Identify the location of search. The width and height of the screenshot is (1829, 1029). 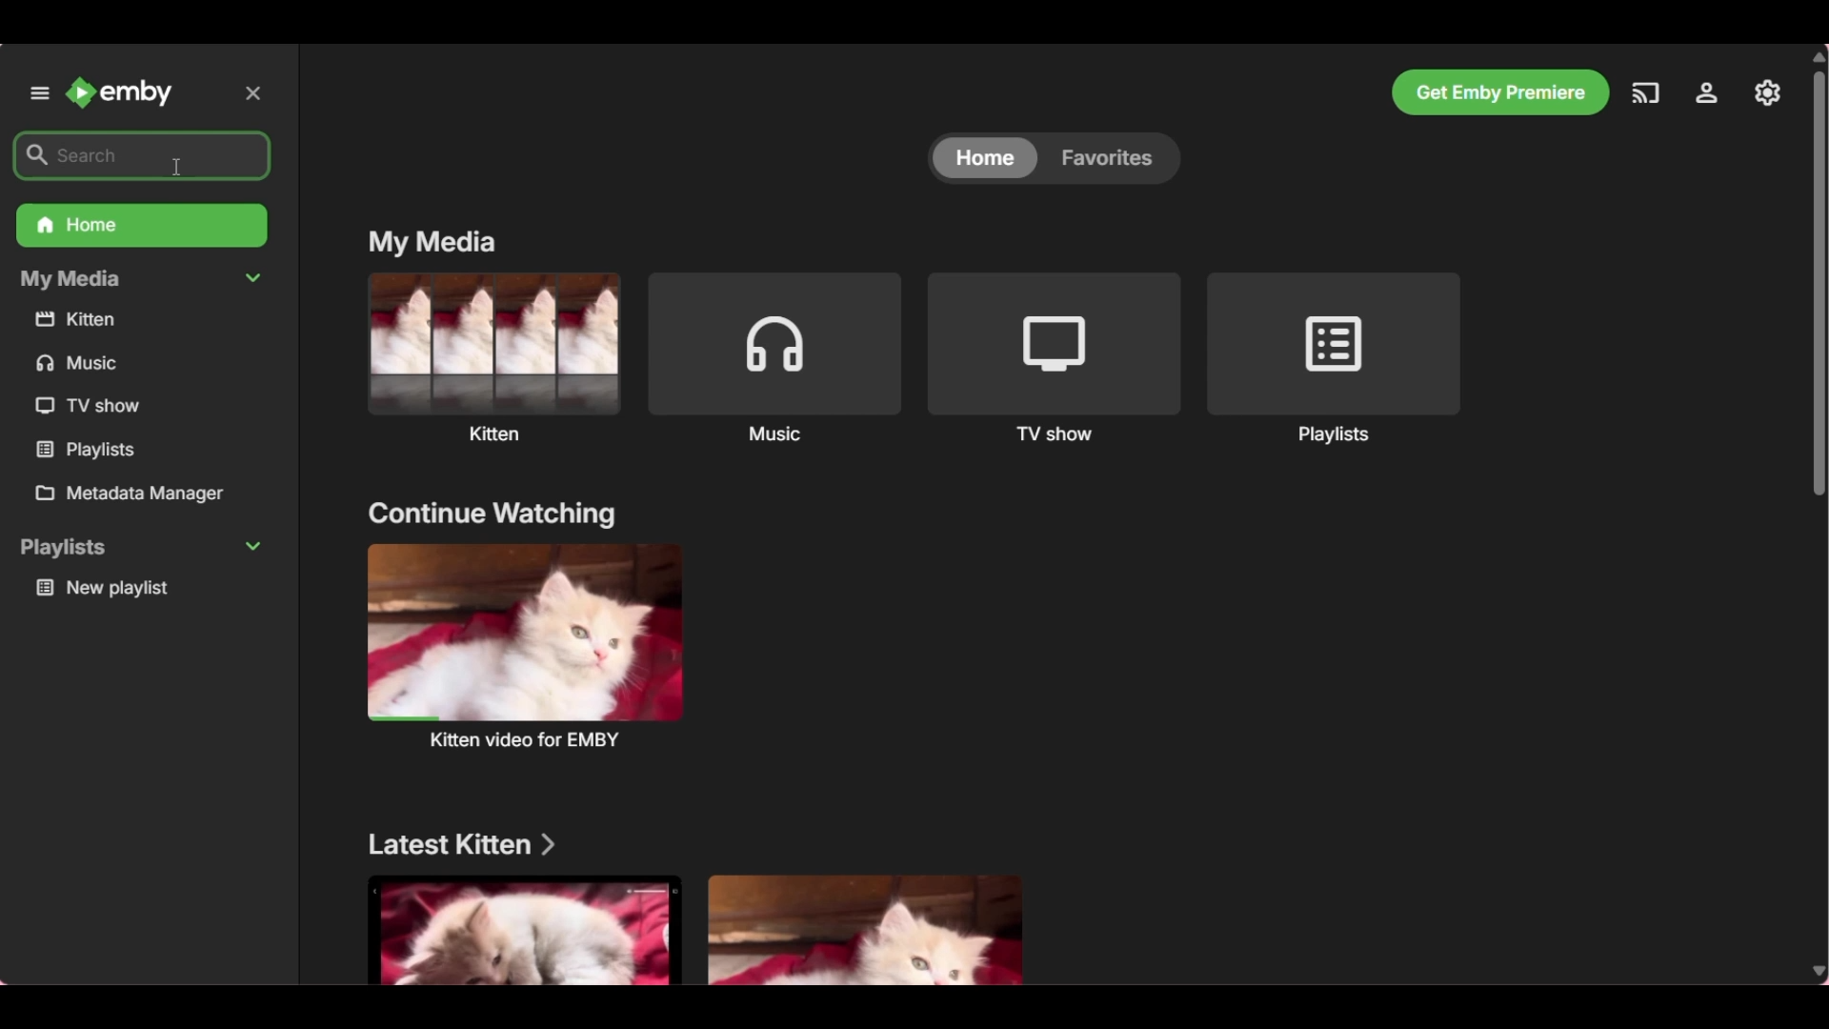
(138, 157).